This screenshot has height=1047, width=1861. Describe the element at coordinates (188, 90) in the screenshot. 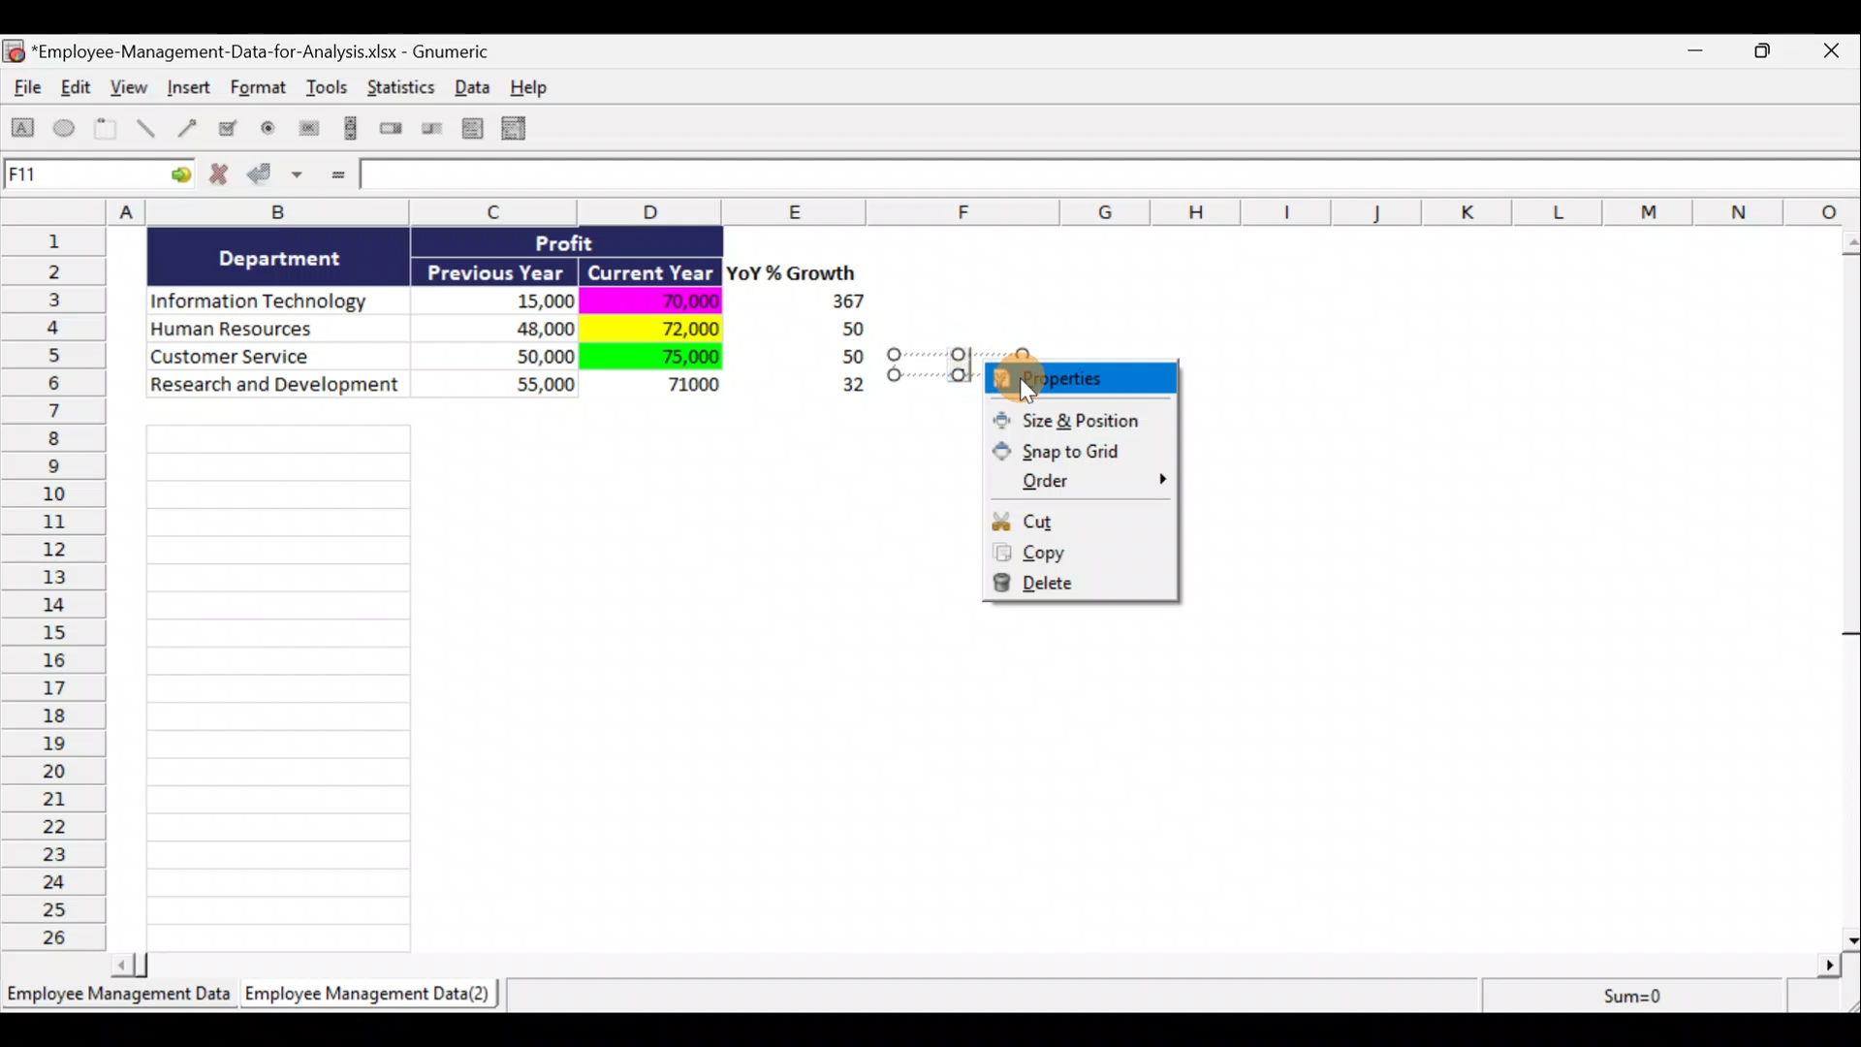

I see `Insert` at that location.